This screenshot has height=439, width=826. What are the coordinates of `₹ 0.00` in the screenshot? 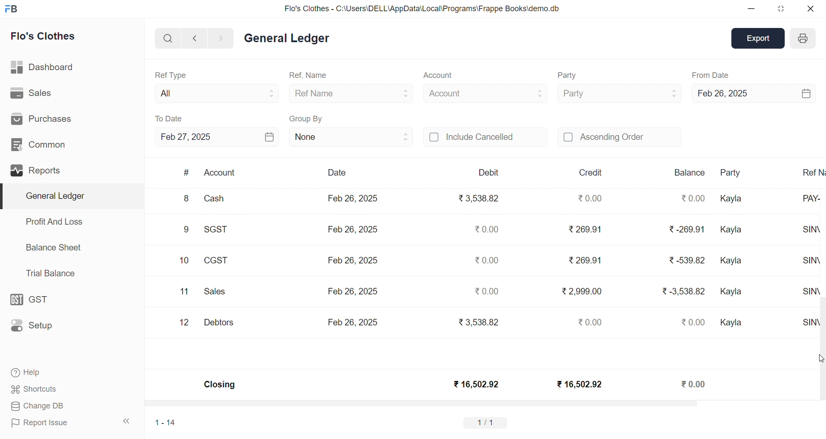 It's located at (588, 198).